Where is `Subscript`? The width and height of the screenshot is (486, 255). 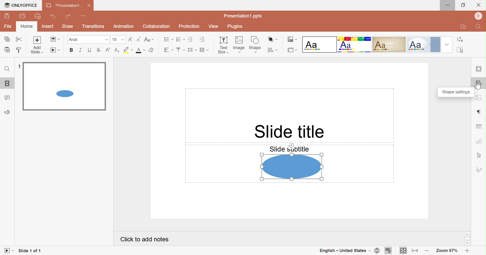
Subscript is located at coordinates (117, 50).